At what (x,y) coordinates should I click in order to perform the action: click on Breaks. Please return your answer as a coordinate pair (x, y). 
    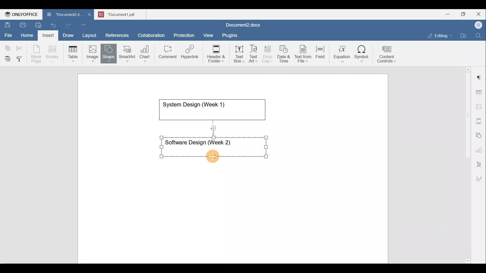
    Looking at the image, I should click on (52, 54).